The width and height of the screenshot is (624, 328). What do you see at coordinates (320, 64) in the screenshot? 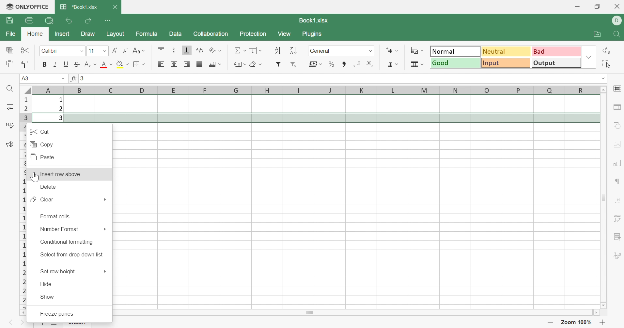
I see `Drop Down` at bounding box center [320, 64].